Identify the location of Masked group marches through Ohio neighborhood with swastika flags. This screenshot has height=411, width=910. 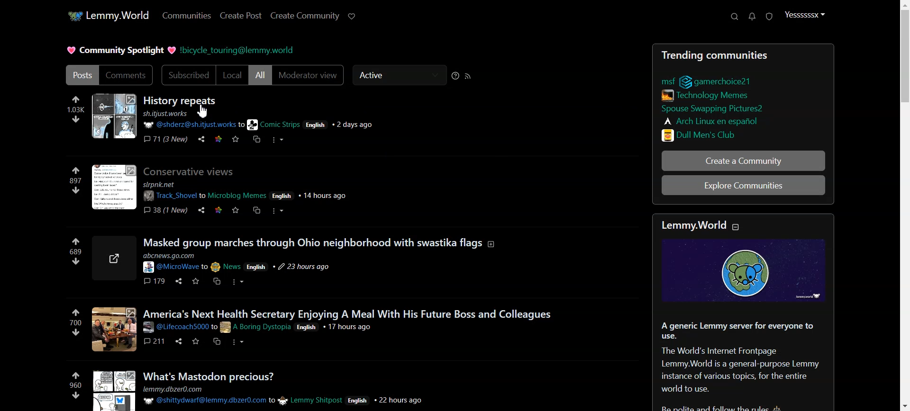
(320, 242).